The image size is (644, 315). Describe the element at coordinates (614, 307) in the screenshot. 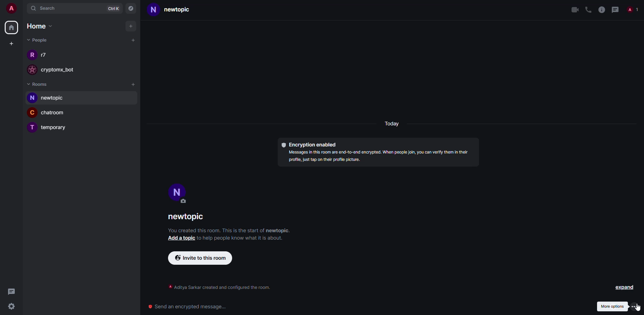

I see `more options` at that location.